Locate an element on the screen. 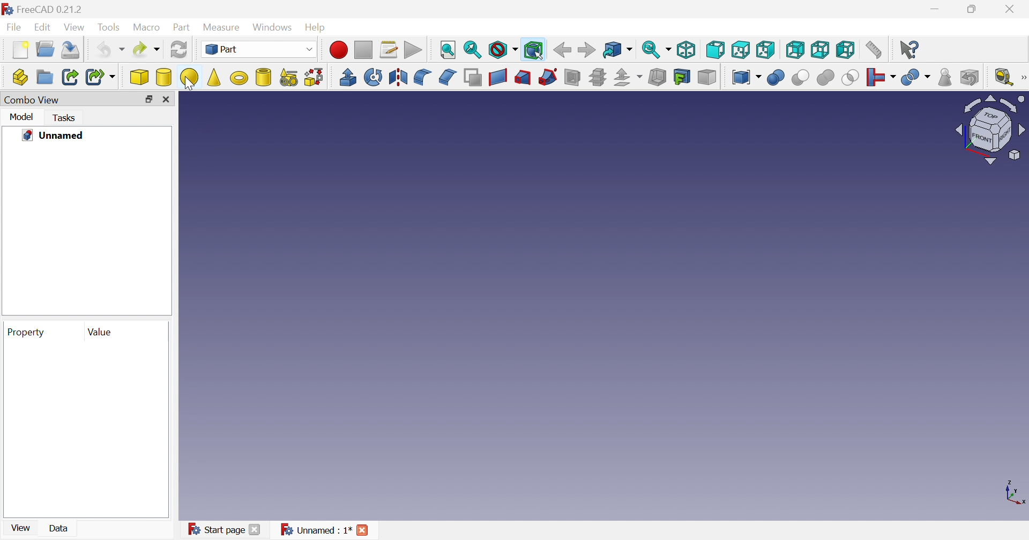  New is located at coordinates (20, 49).